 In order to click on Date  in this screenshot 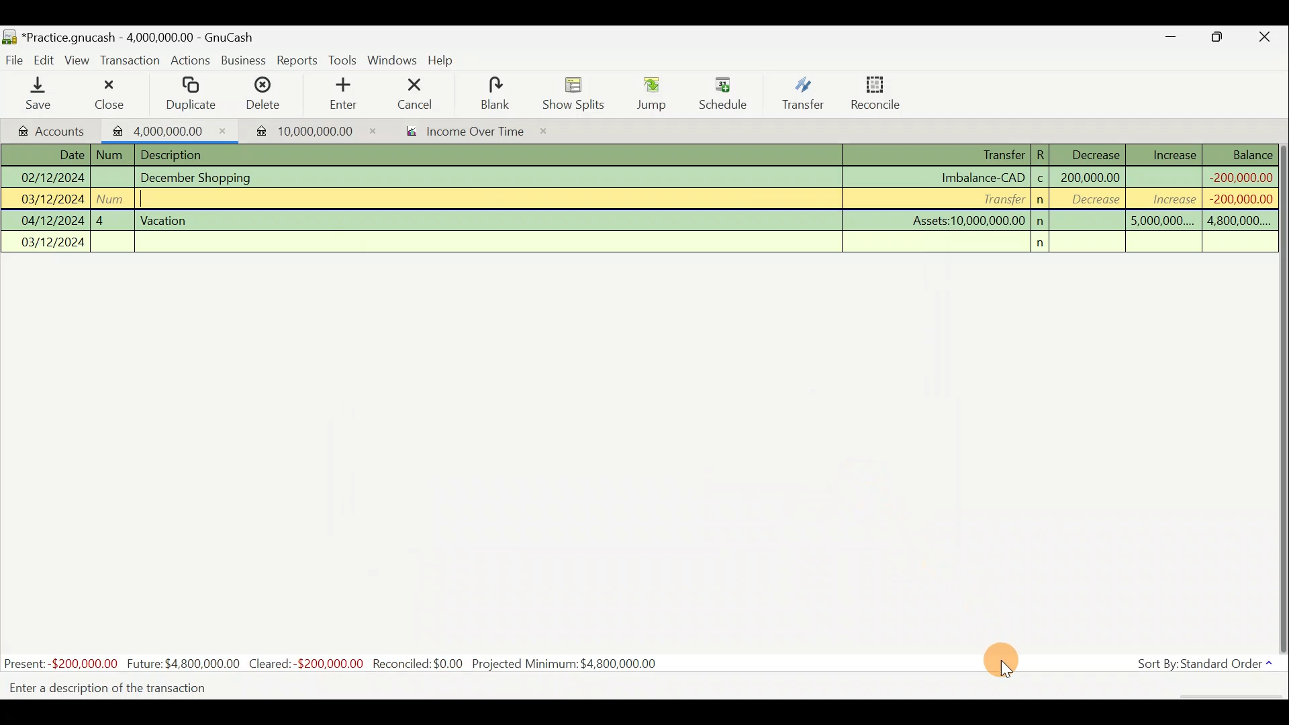, I will do `click(62, 154)`.